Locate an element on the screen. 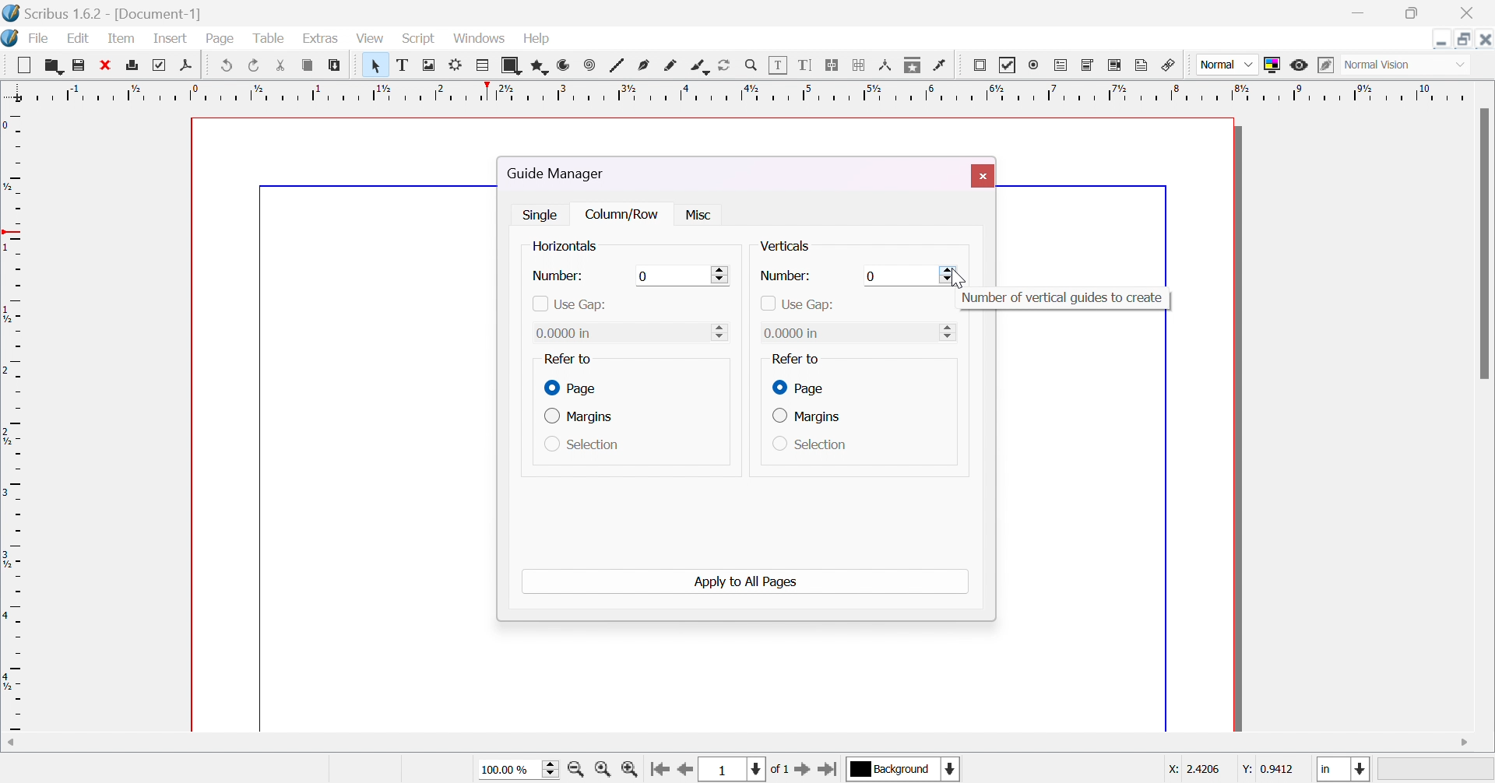  Cursor is located at coordinates (957, 282).